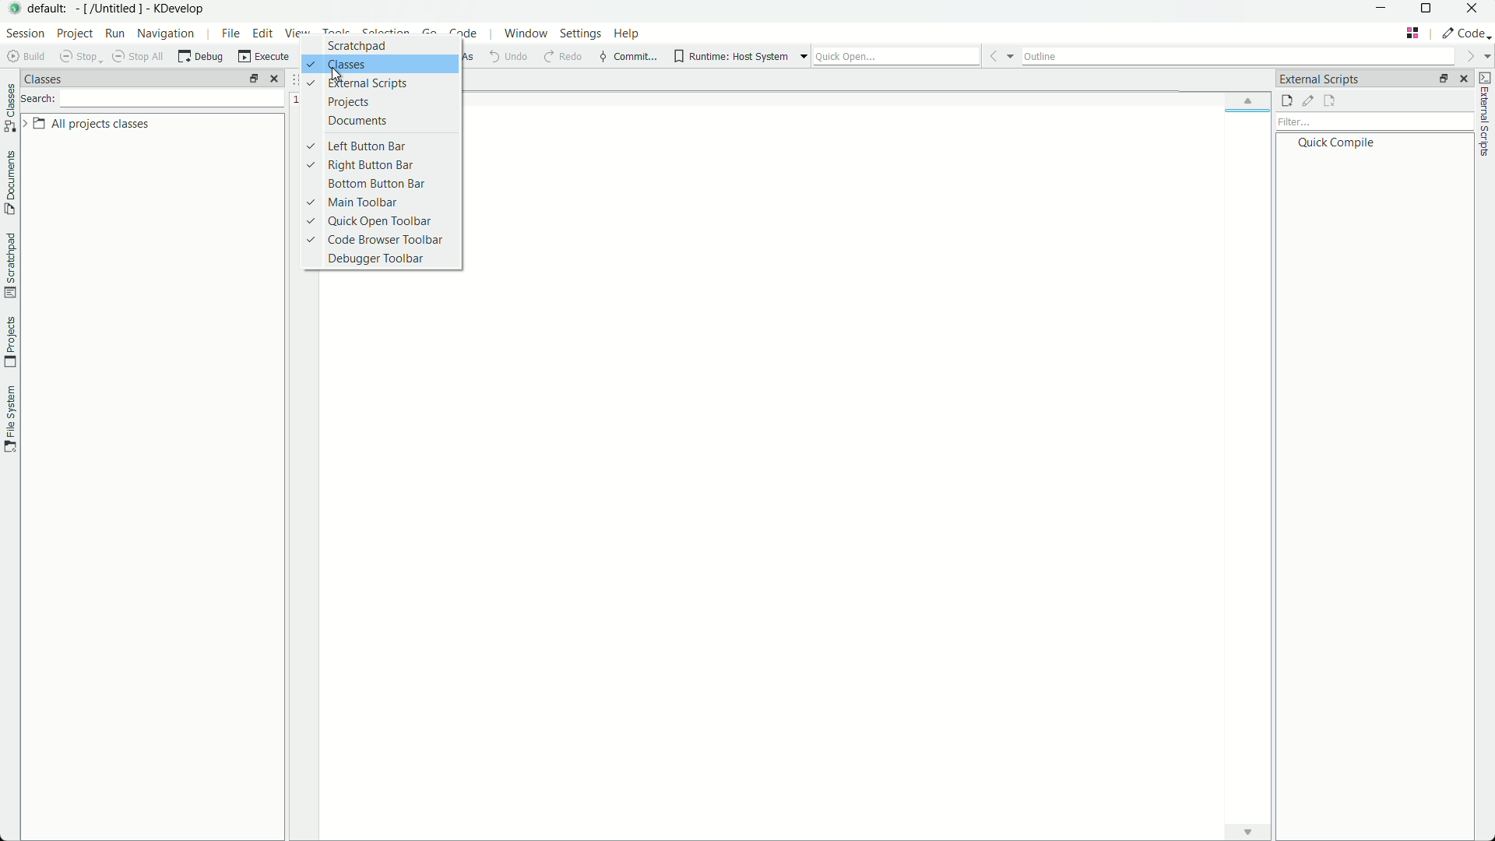  What do you see at coordinates (109, 9) in the screenshot?
I see `[/untitled]` at bounding box center [109, 9].